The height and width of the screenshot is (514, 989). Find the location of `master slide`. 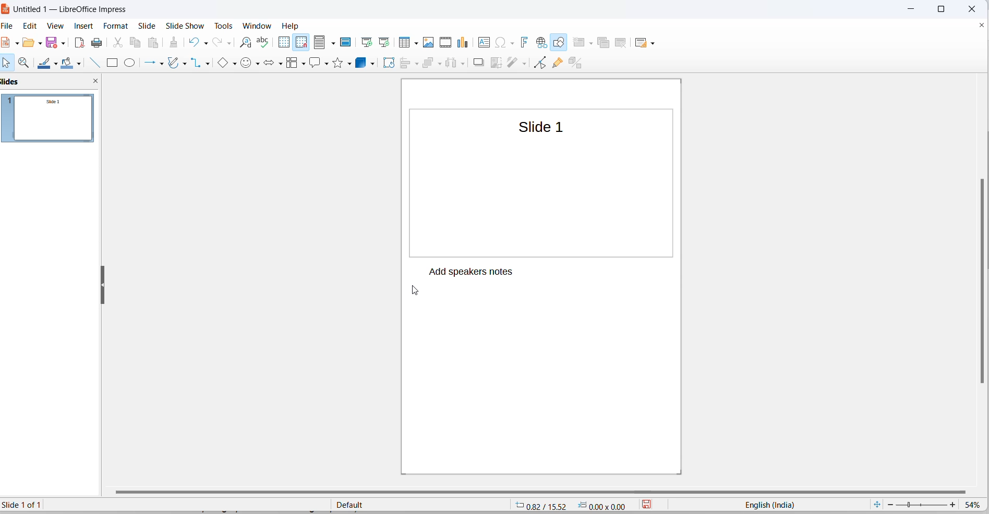

master slide is located at coordinates (348, 42).